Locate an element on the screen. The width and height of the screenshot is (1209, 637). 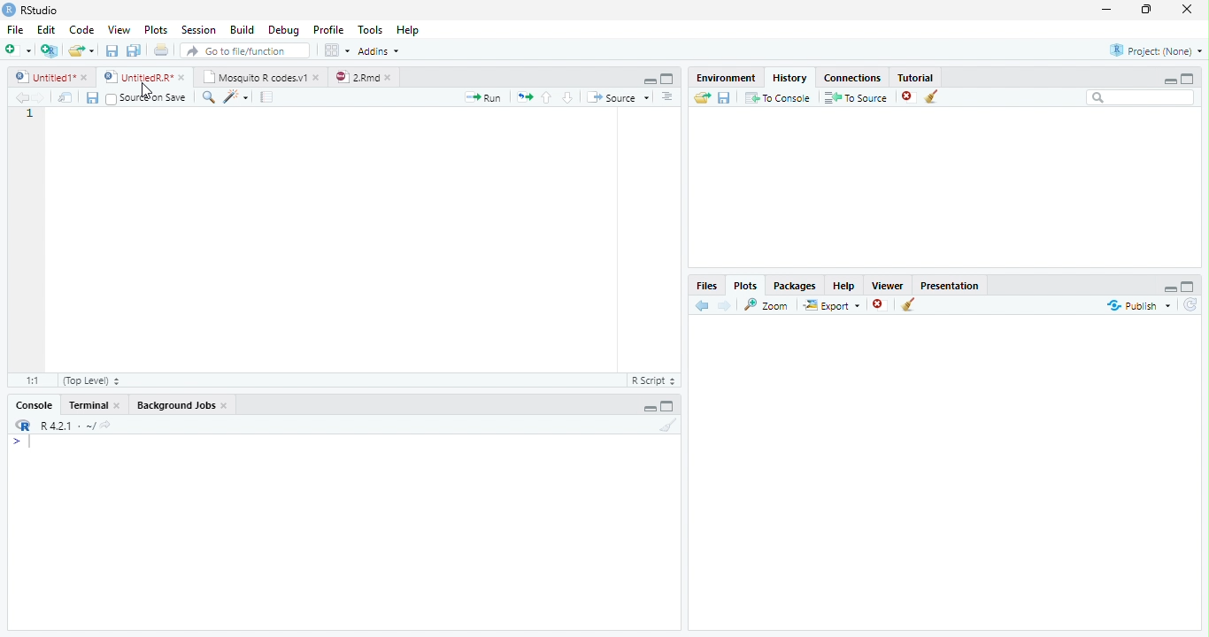
Terminal is located at coordinates (96, 404).